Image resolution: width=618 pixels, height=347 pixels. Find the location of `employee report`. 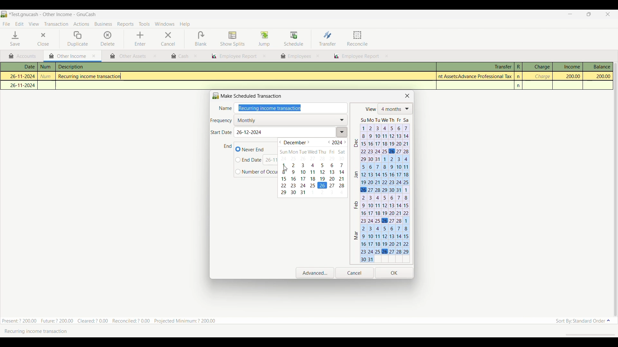

employee report is located at coordinates (360, 57).